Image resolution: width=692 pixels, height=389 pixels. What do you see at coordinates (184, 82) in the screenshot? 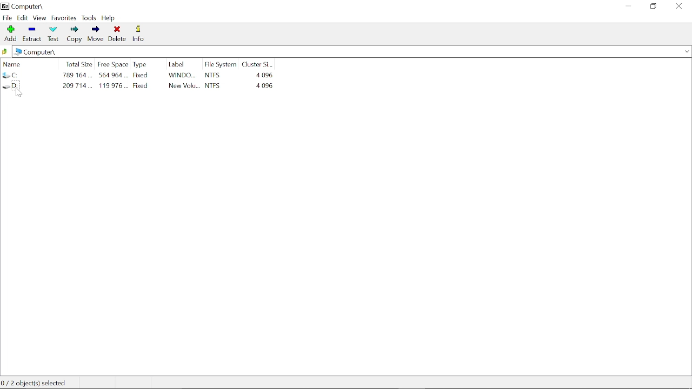
I see `WINDO... New Volu...` at bounding box center [184, 82].